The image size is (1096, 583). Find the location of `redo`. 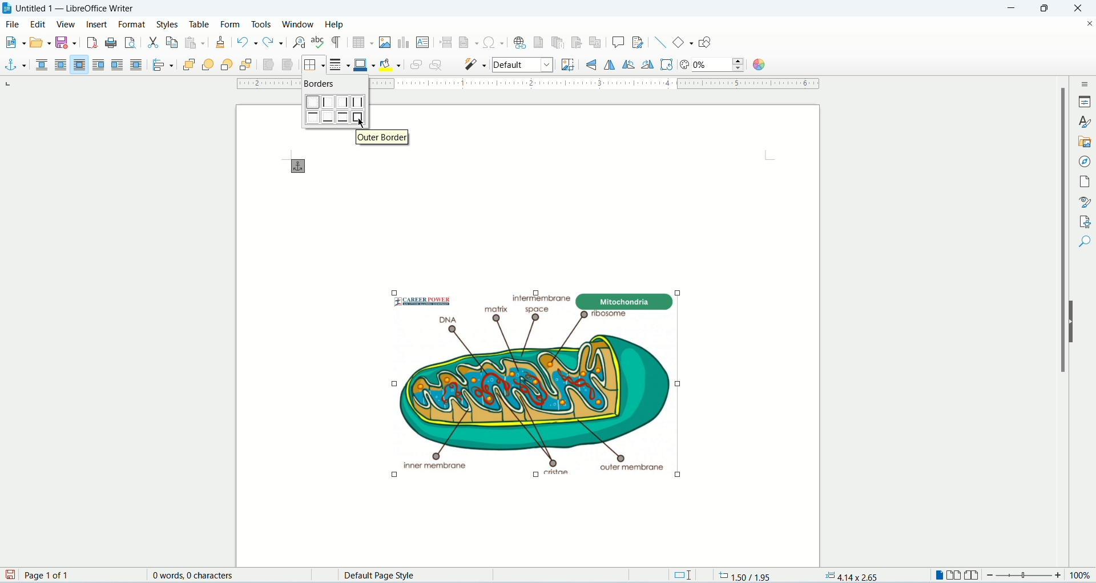

redo is located at coordinates (274, 42).